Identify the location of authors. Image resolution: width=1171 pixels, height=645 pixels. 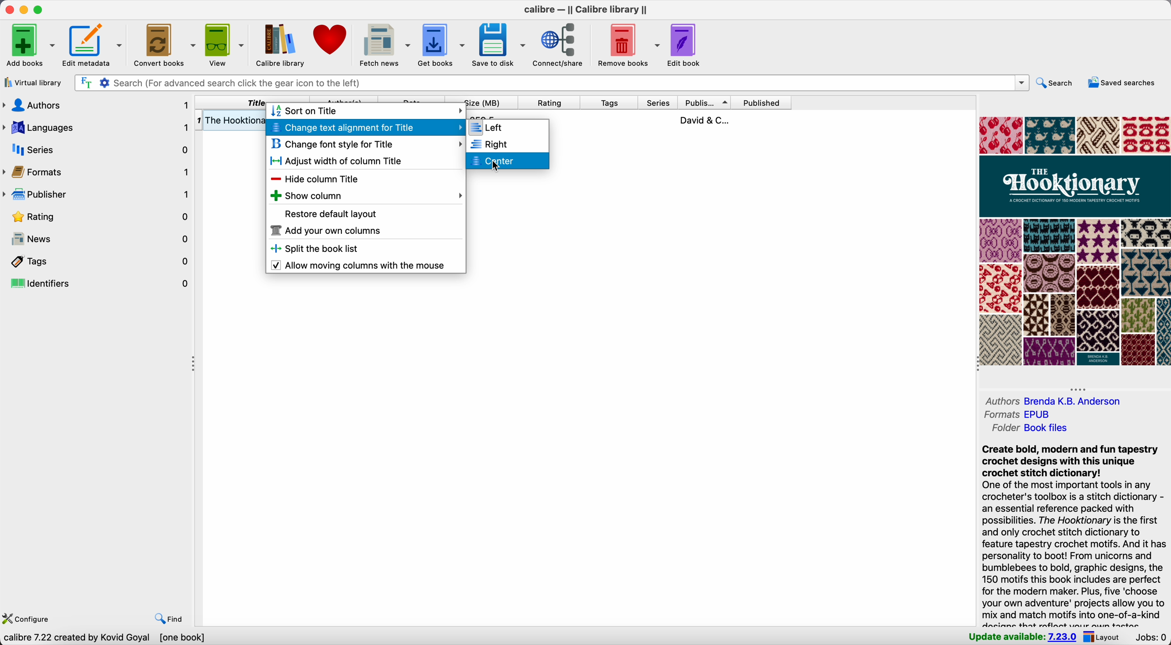
(96, 105).